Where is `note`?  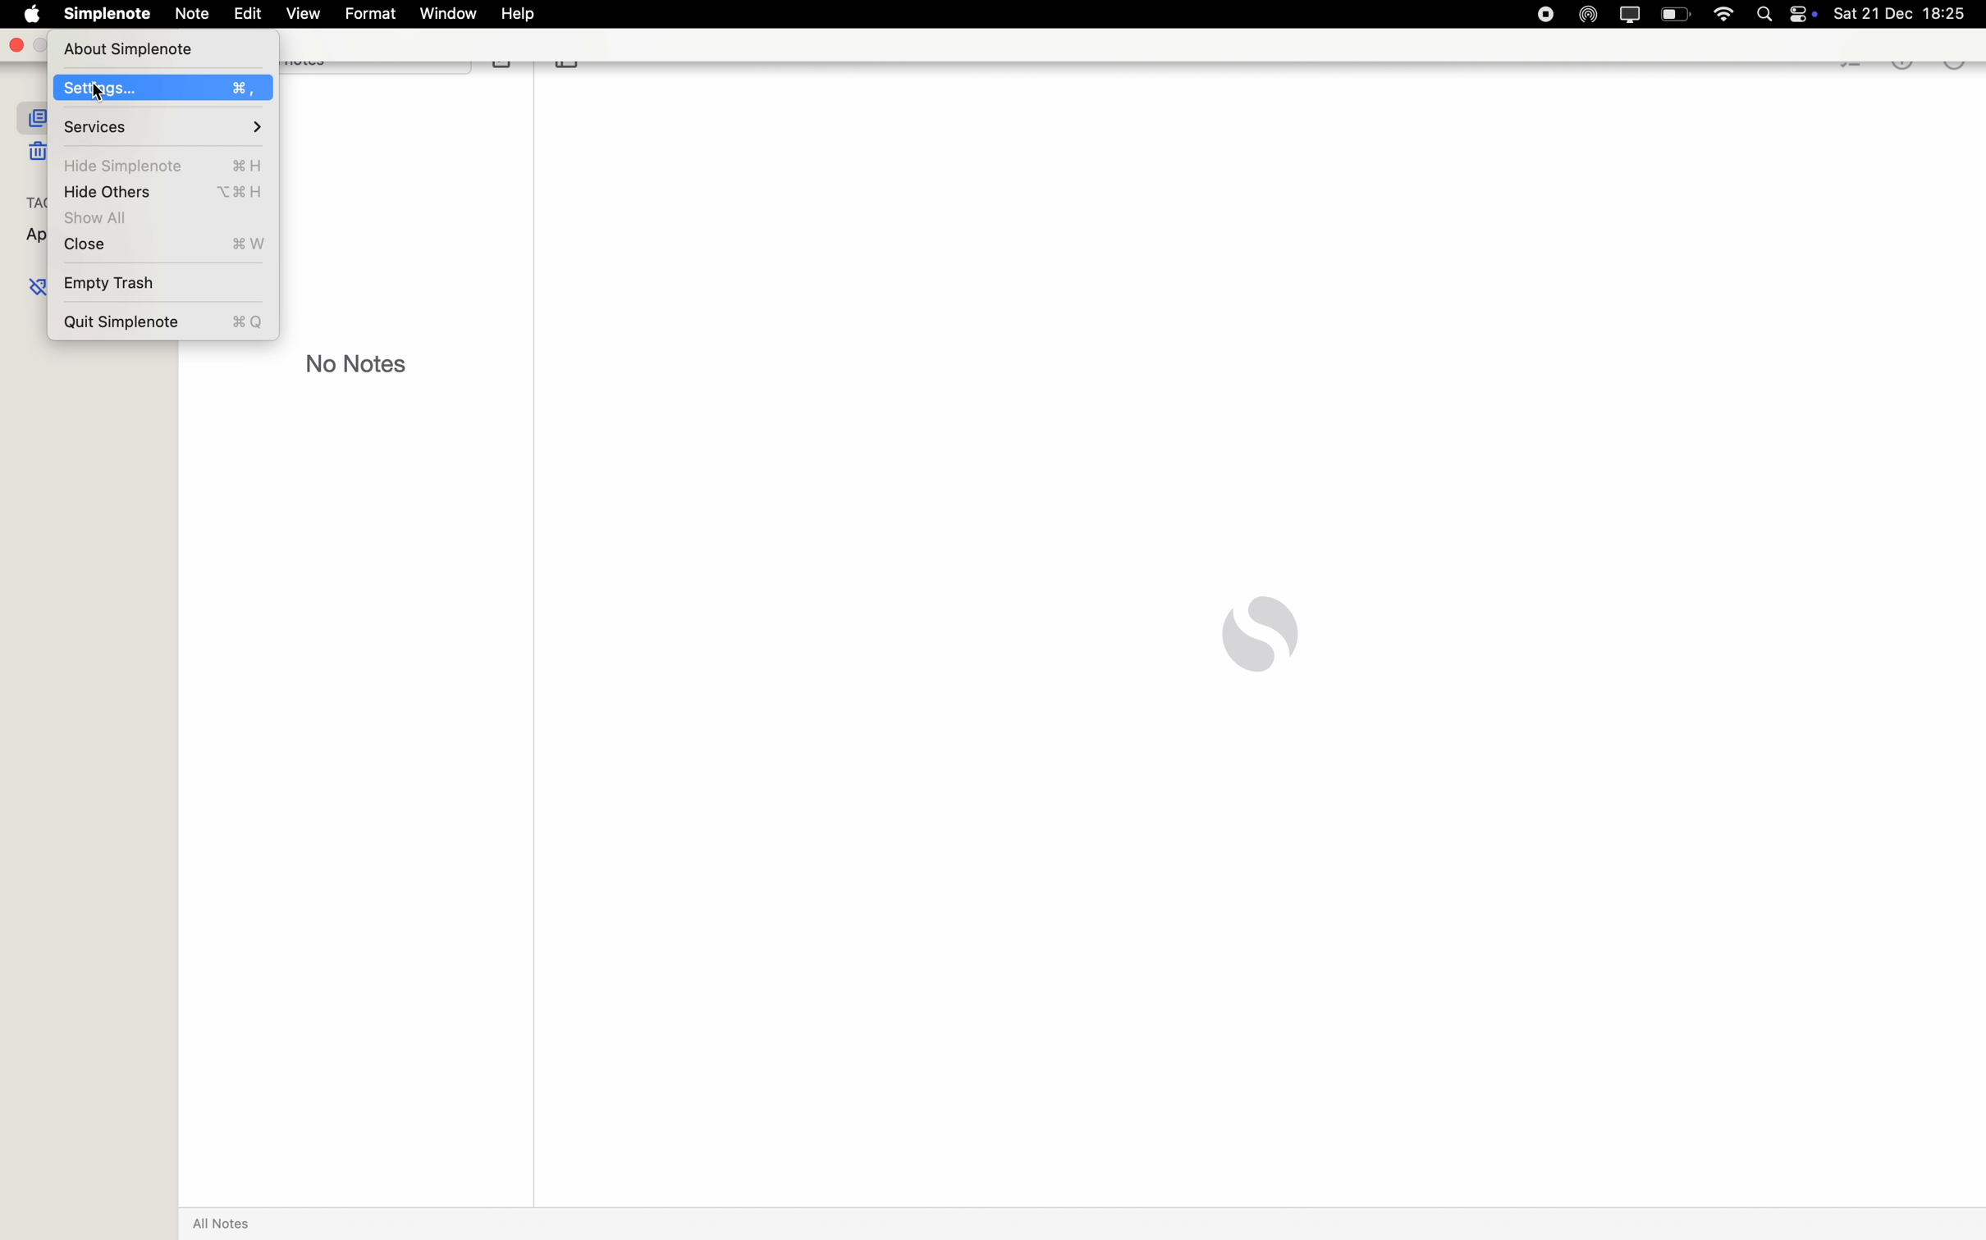
note is located at coordinates (192, 15).